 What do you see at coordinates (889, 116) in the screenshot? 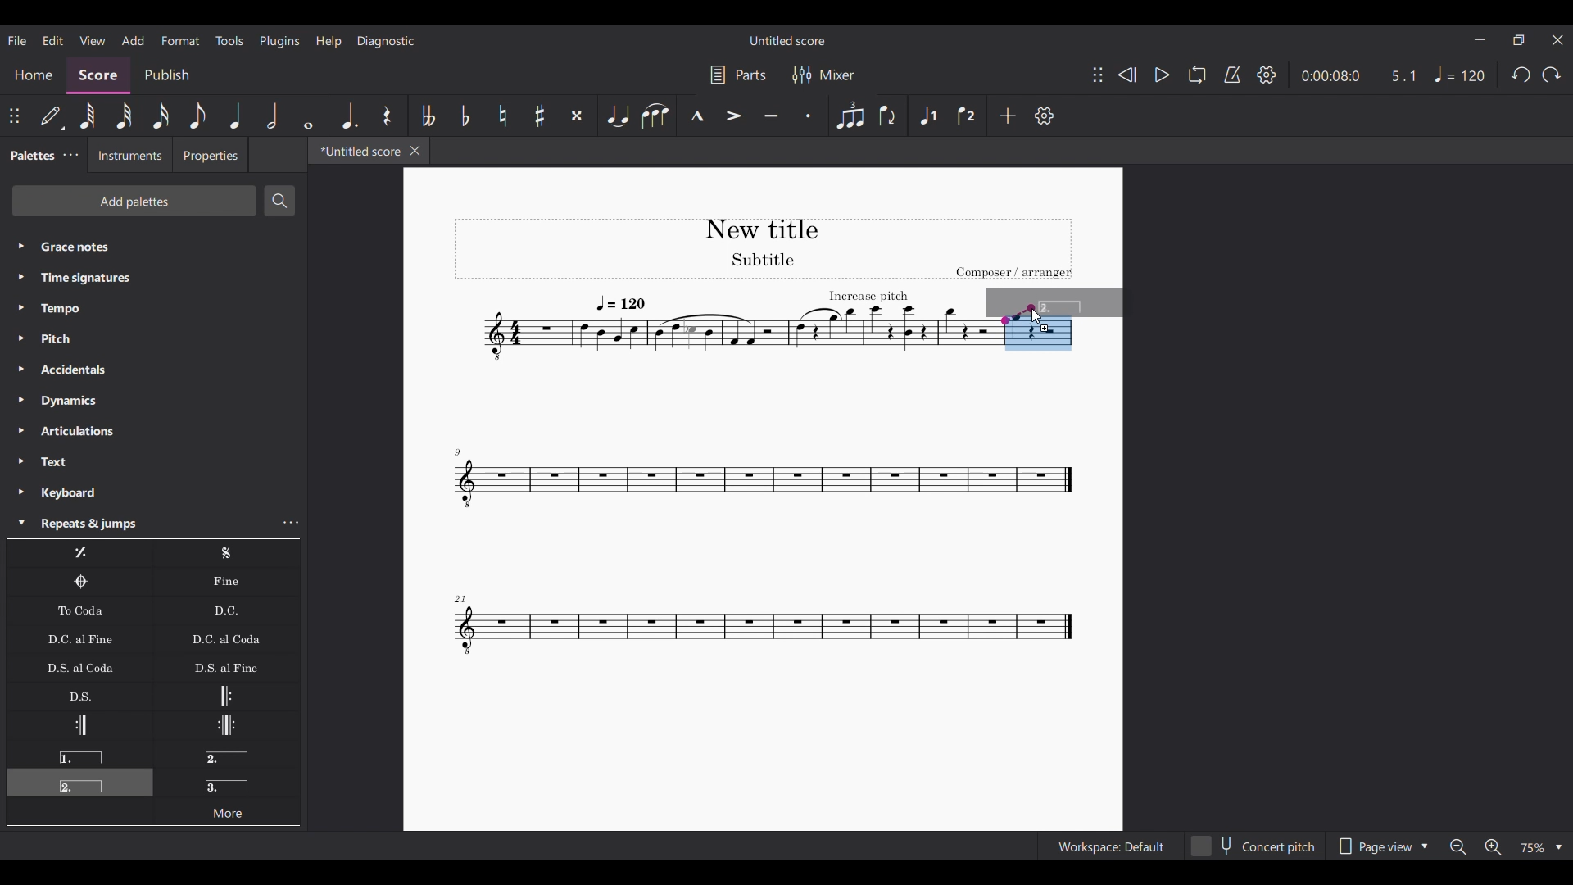
I see `Flip direction` at bounding box center [889, 116].